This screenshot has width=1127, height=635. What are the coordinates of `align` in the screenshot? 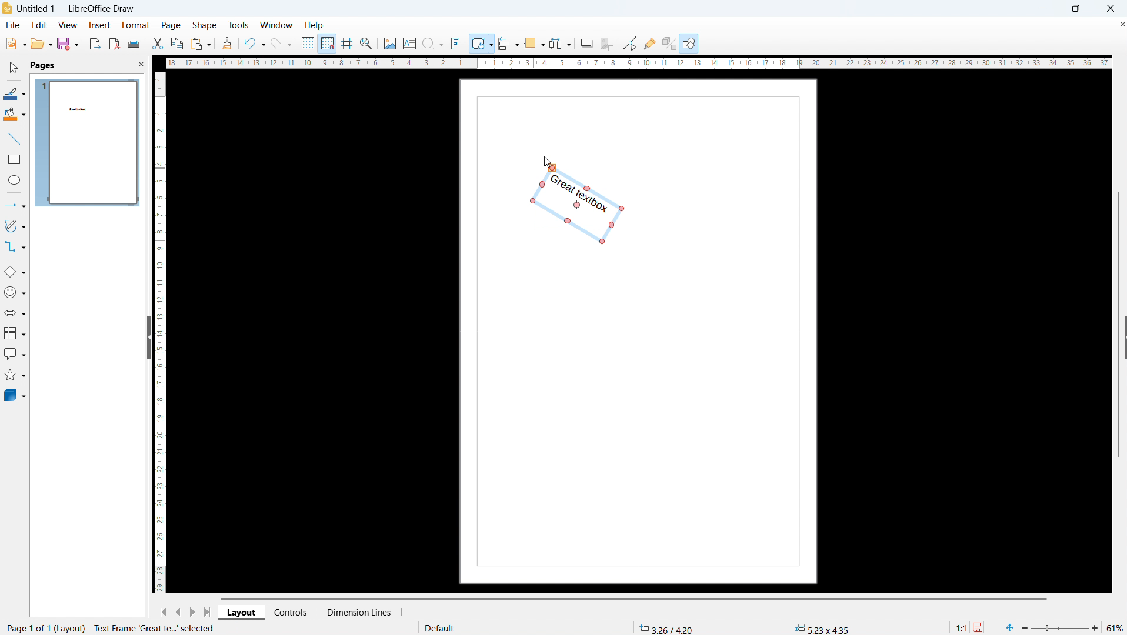 It's located at (509, 43).